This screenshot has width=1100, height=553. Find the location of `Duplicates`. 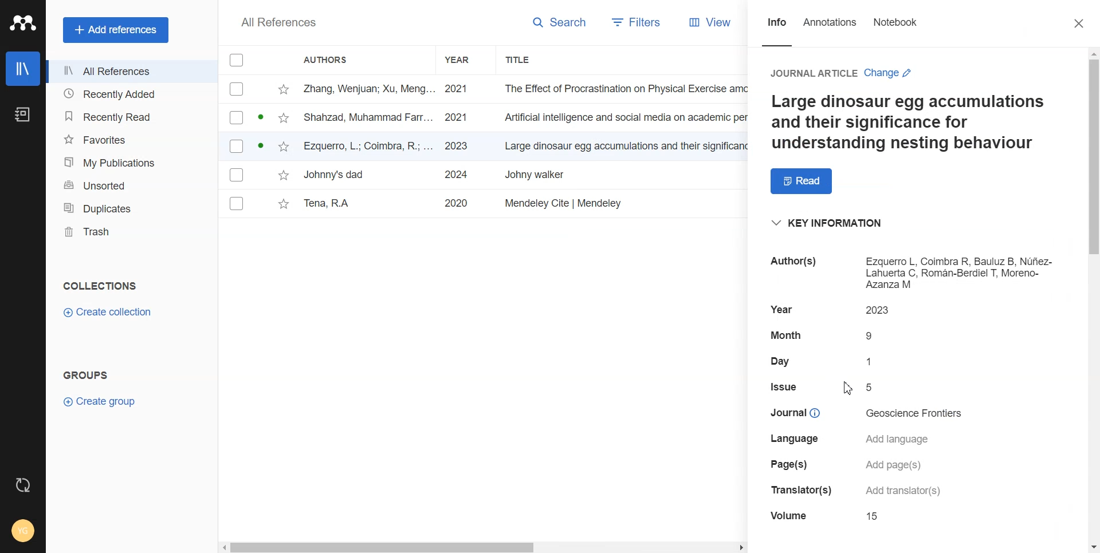

Duplicates is located at coordinates (131, 208).